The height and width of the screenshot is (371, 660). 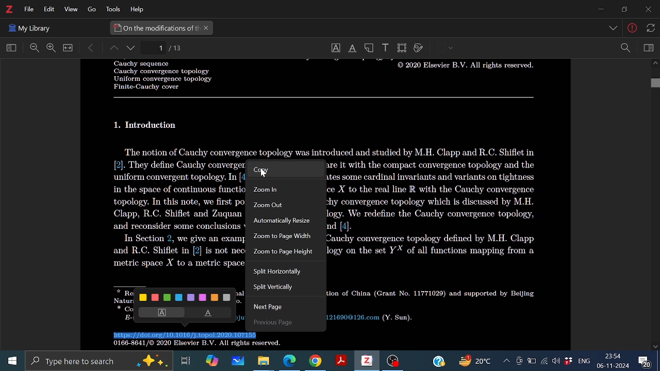 What do you see at coordinates (290, 361) in the screenshot?
I see `Microsoft edge` at bounding box center [290, 361].